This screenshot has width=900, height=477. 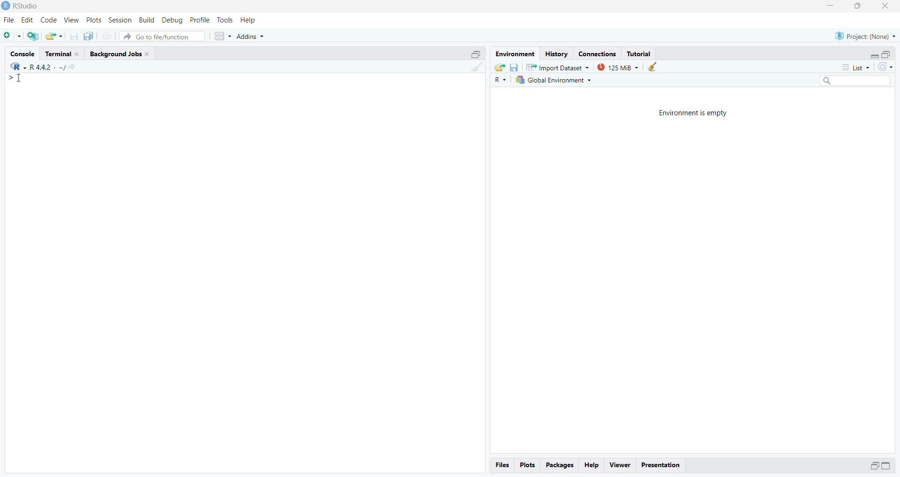 What do you see at coordinates (556, 53) in the screenshot?
I see `History` at bounding box center [556, 53].